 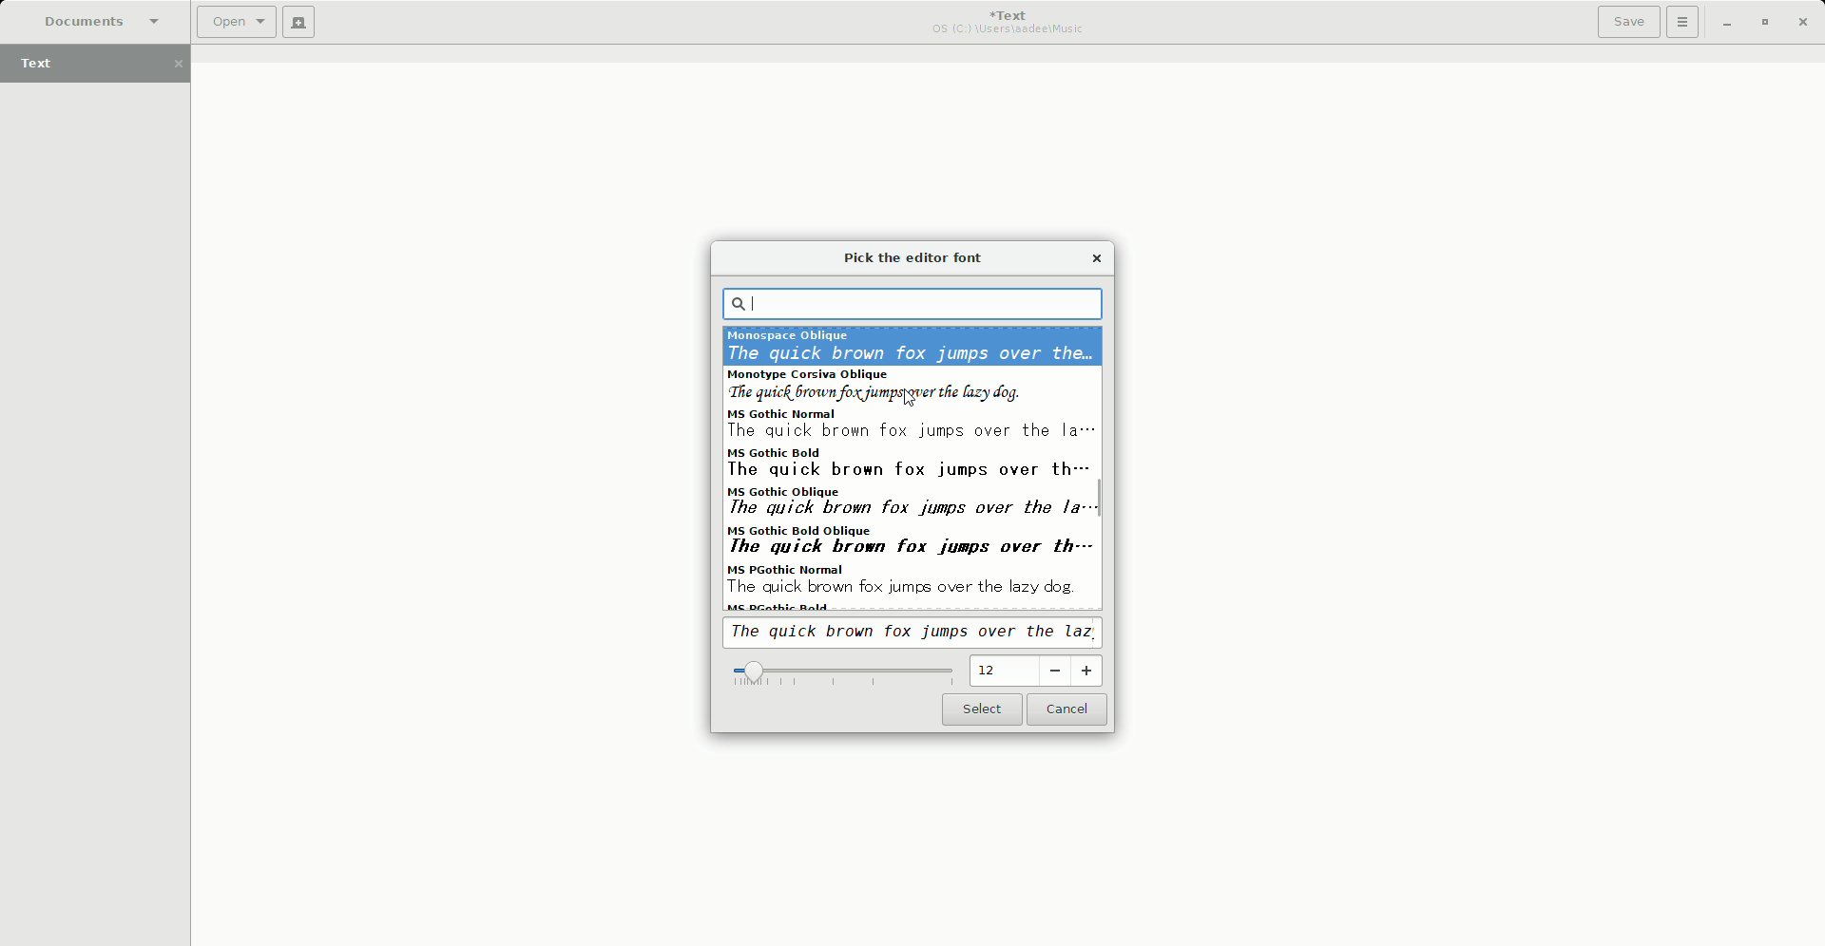 I want to click on Options, so click(x=1683, y=22).